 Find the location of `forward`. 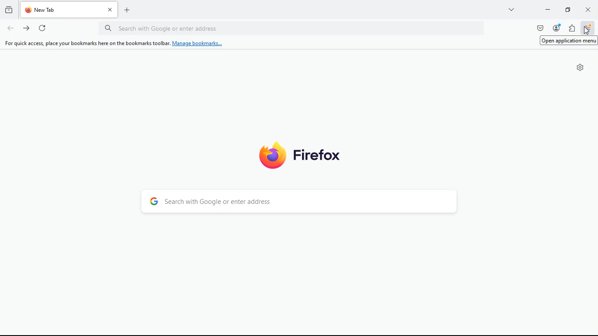

forward is located at coordinates (27, 28).